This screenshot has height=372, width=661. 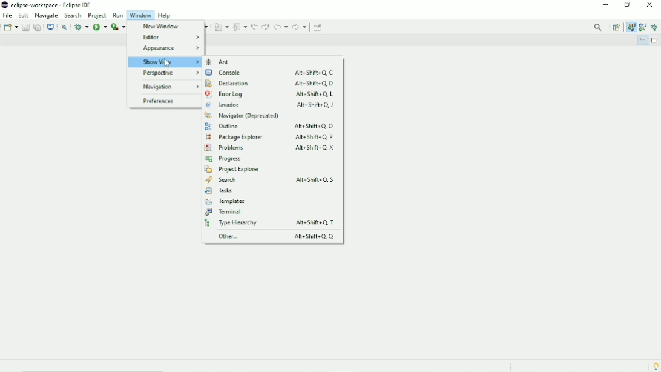 What do you see at coordinates (117, 15) in the screenshot?
I see `Run` at bounding box center [117, 15].